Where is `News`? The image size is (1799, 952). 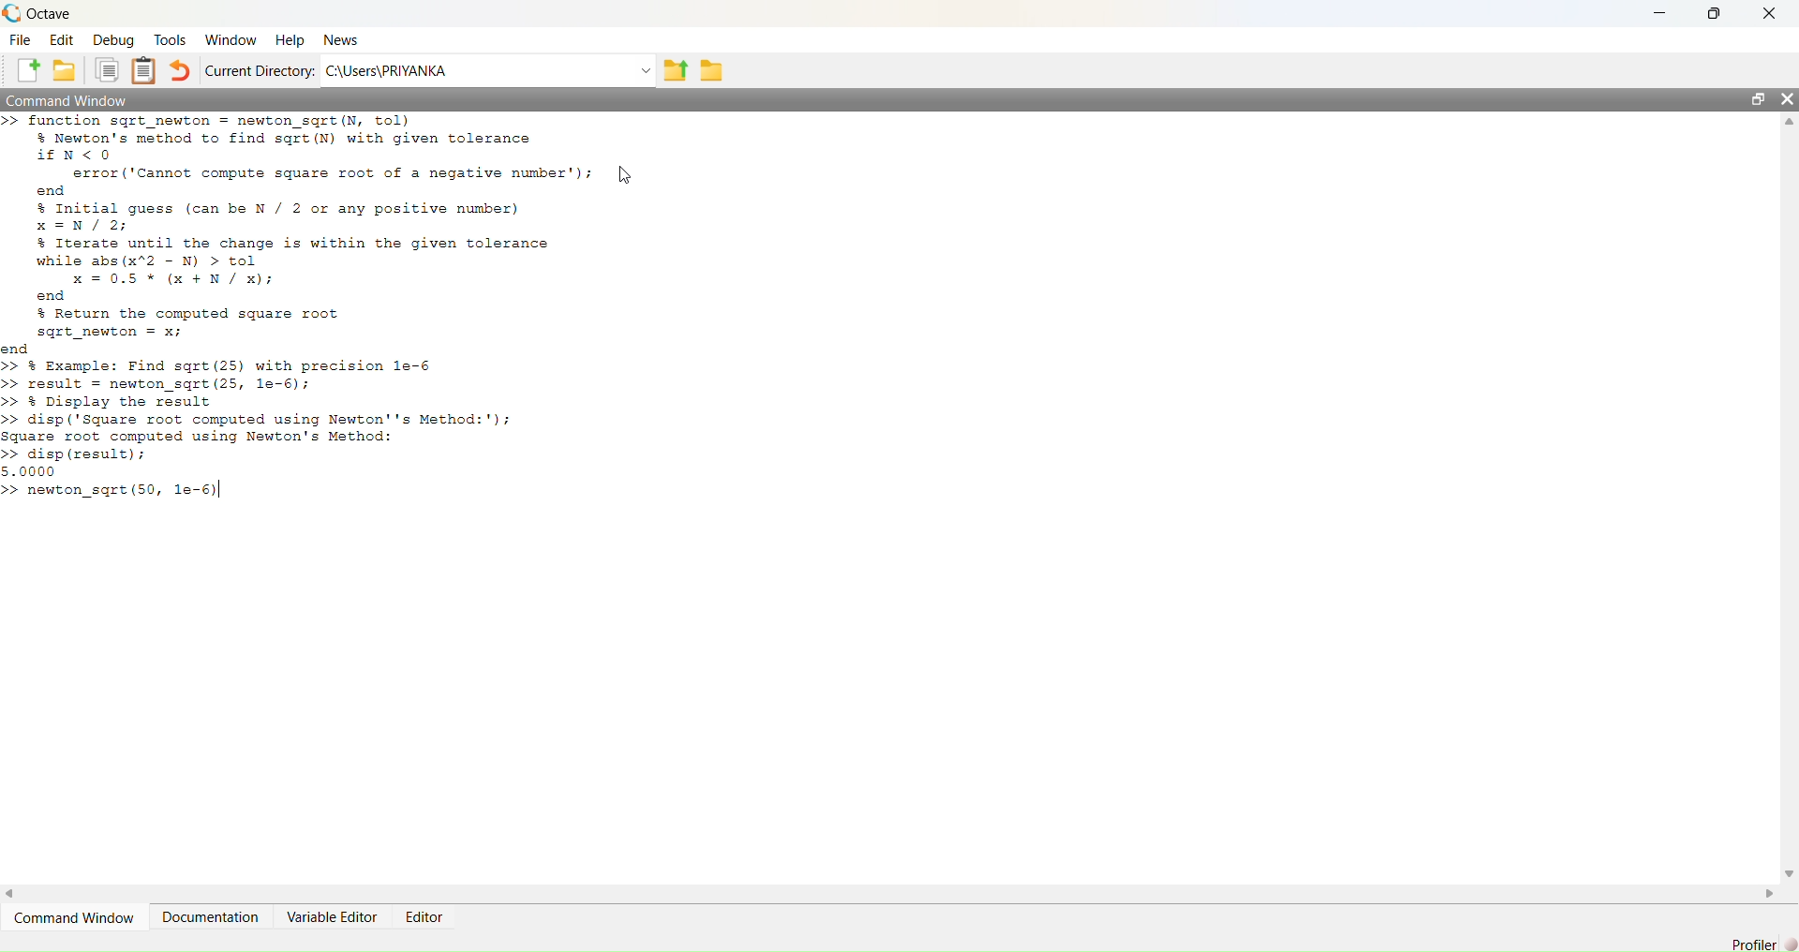
News is located at coordinates (342, 41).